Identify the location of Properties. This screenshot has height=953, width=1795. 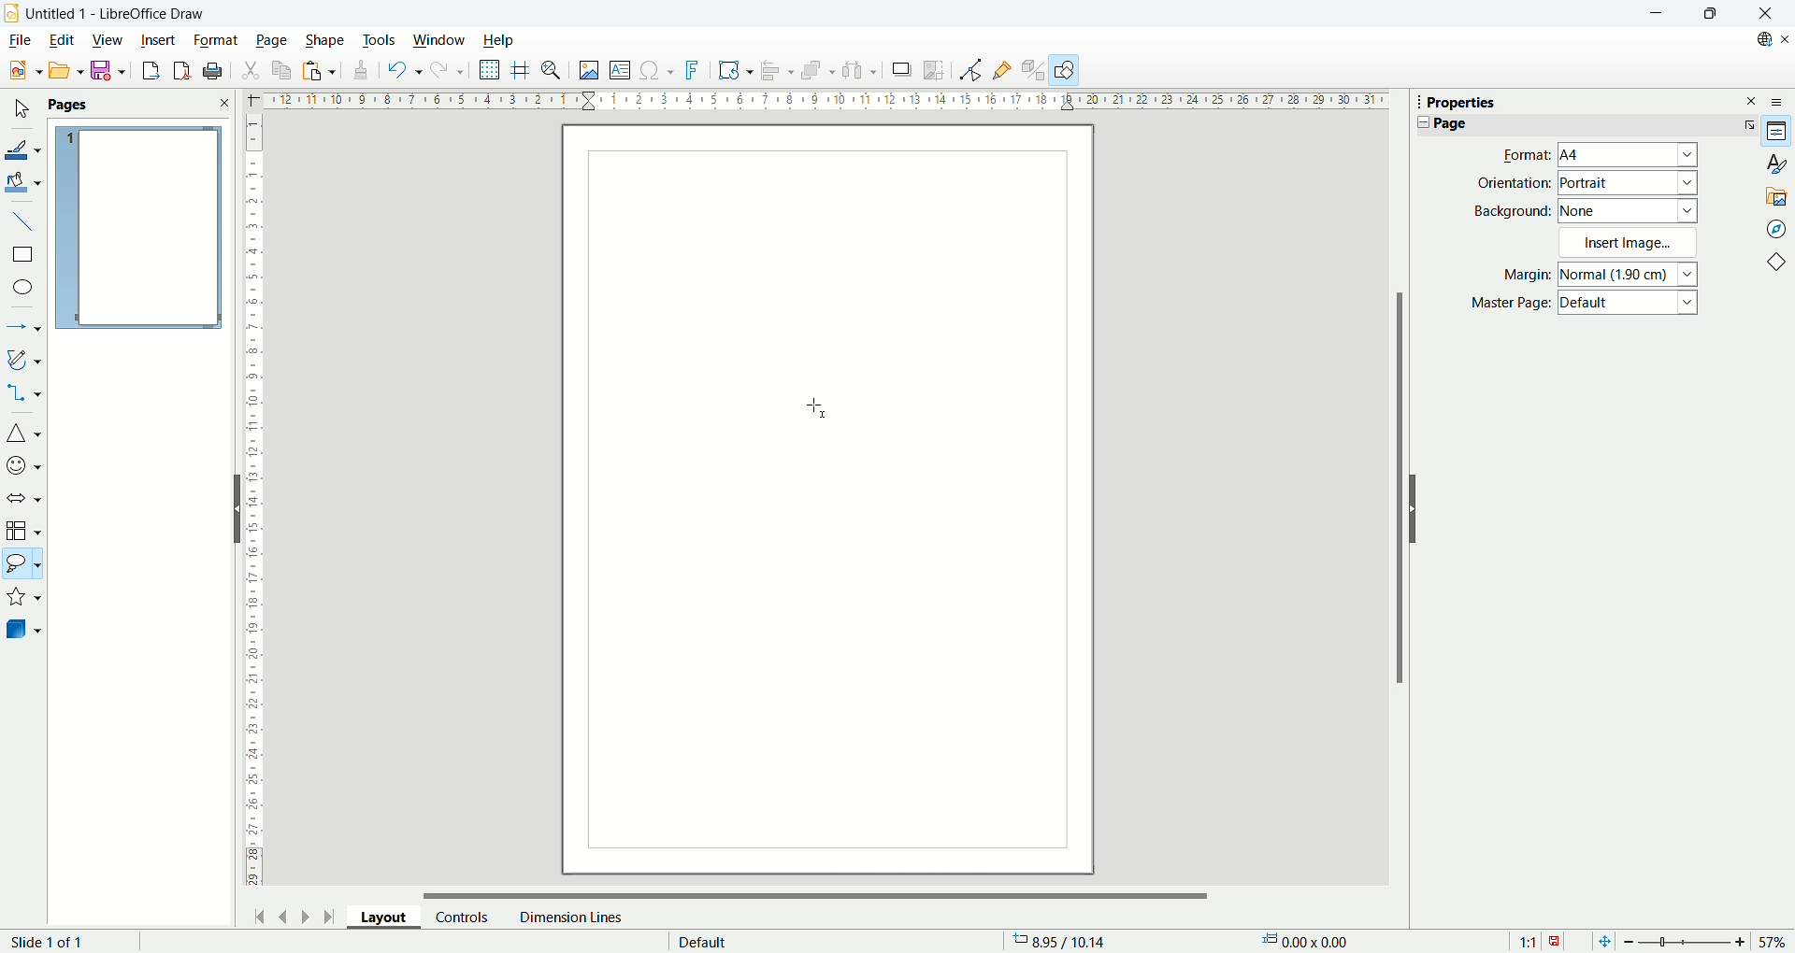
(1777, 132).